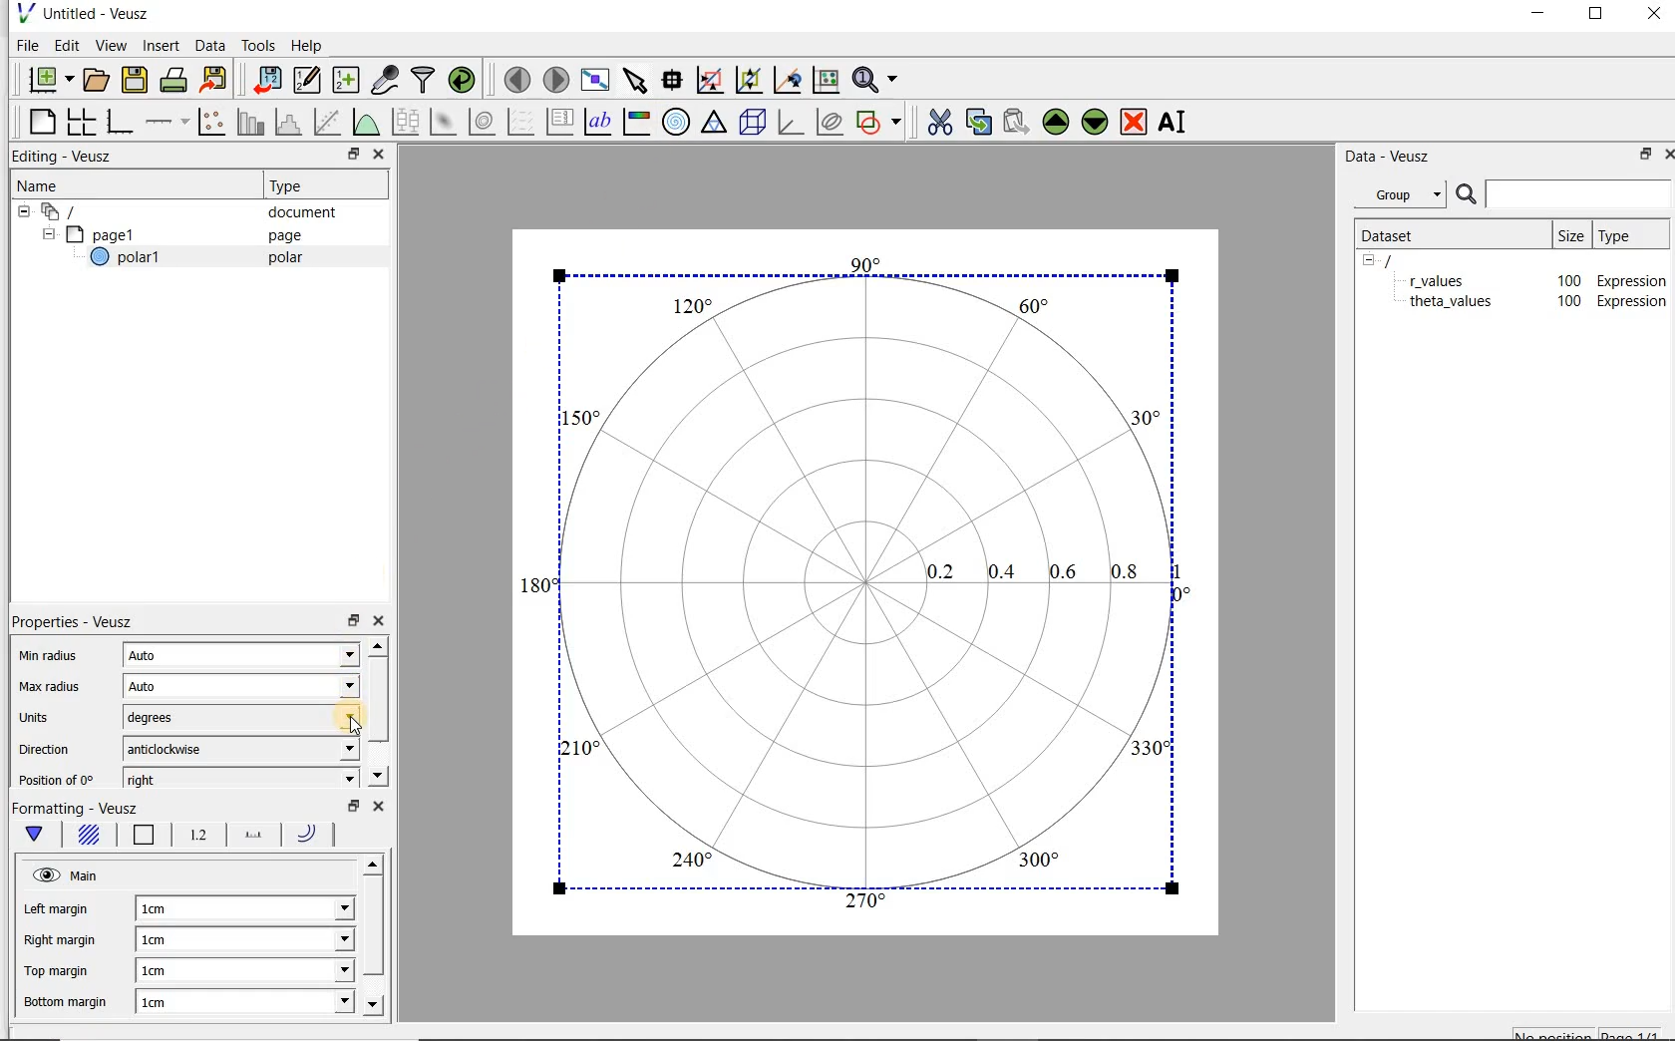  I want to click on Expression, so click(1636, 301).